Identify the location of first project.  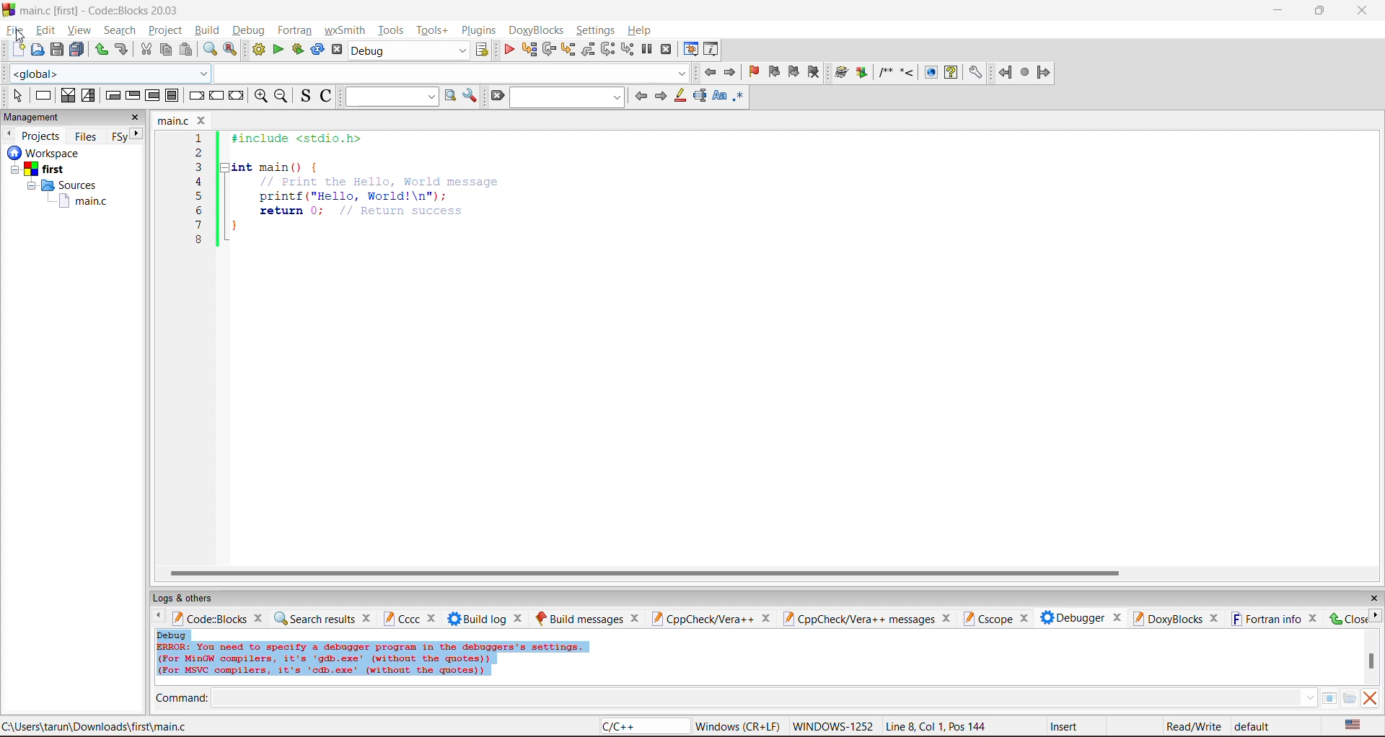
(40, 169).